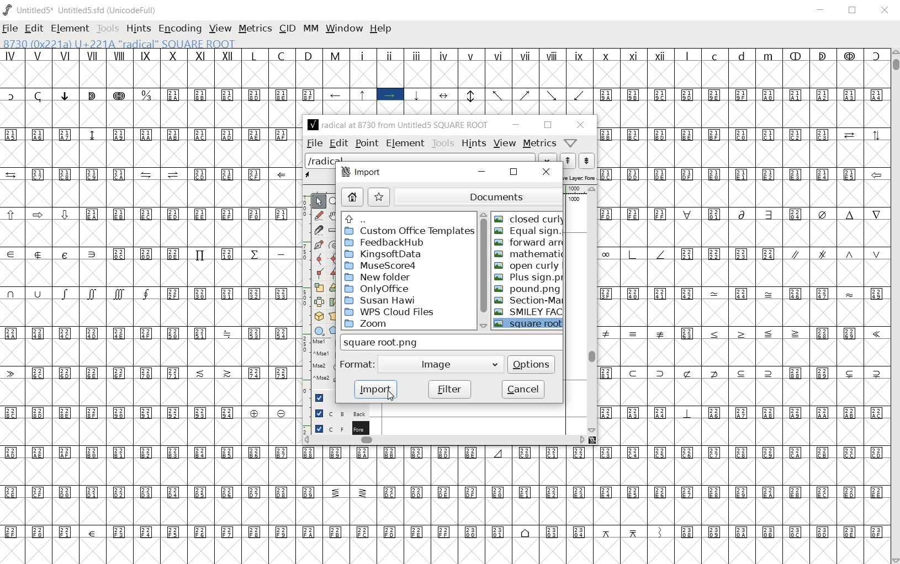  I want to click on SMILEY FACE, so click(528, 311).